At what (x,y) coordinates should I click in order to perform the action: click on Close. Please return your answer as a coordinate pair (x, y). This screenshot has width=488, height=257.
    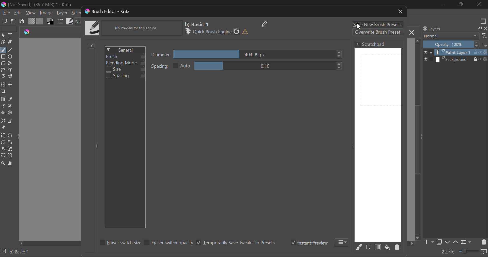
    Looking at the image, I should click on (412, 32).